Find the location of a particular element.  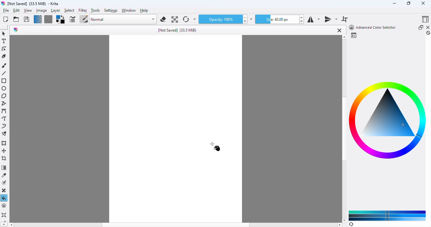

settings is located at coordinates (111, 11).